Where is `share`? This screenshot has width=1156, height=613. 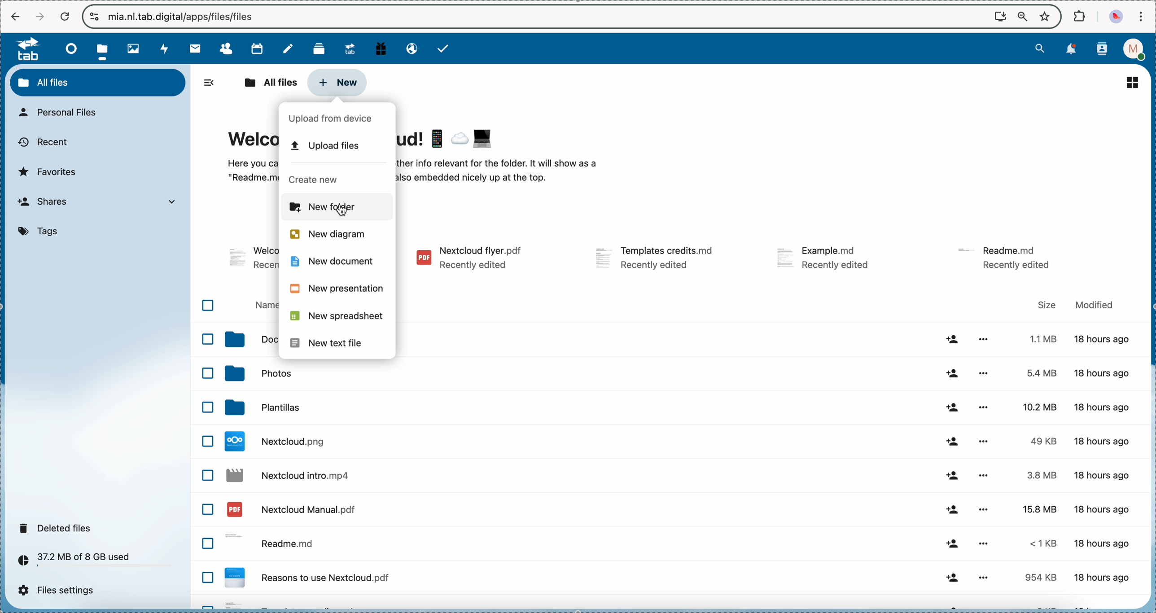
share is located at coordinates (954, 508).